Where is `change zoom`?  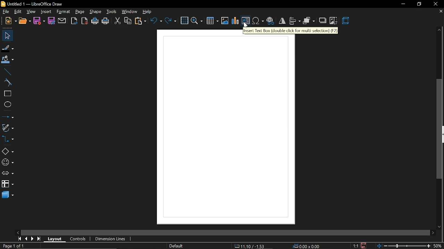 change zoom is located at coordinates (404, 246).